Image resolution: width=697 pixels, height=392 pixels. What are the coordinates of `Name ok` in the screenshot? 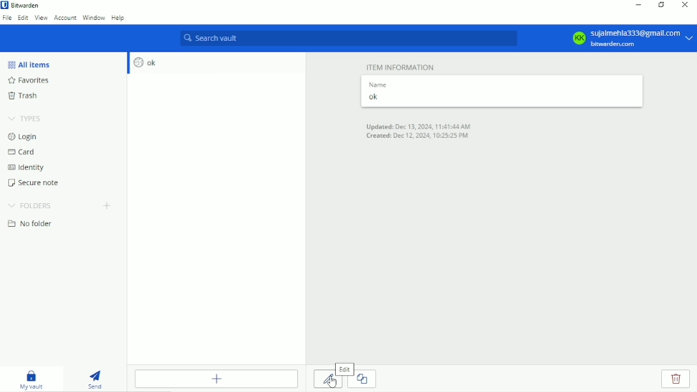 It's located at (502, 91).